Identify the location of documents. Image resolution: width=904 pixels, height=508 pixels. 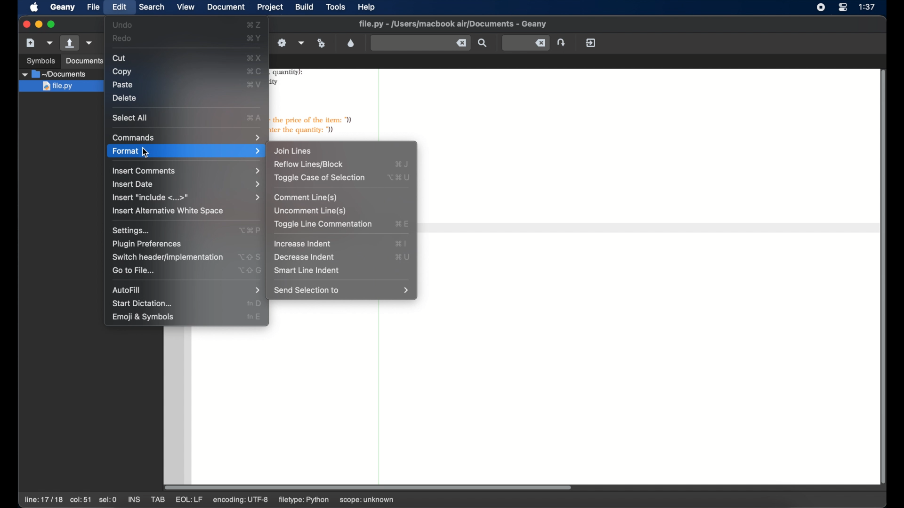
(56, 74).